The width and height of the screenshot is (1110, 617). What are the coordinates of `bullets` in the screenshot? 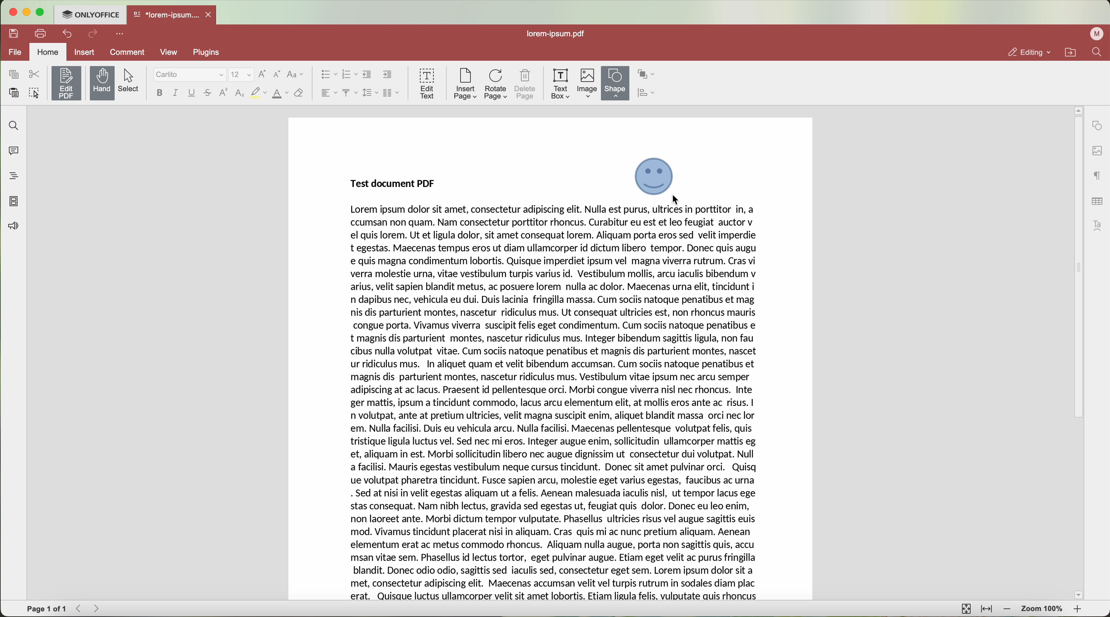 It's located at (328, 75).